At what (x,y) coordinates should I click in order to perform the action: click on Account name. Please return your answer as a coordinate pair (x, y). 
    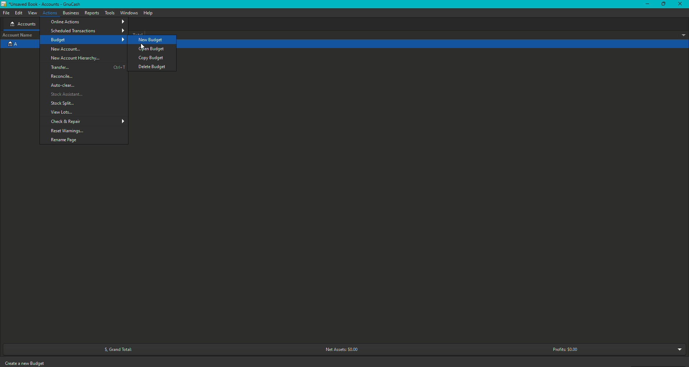
    Looking at the image, I should click on (25, 35).